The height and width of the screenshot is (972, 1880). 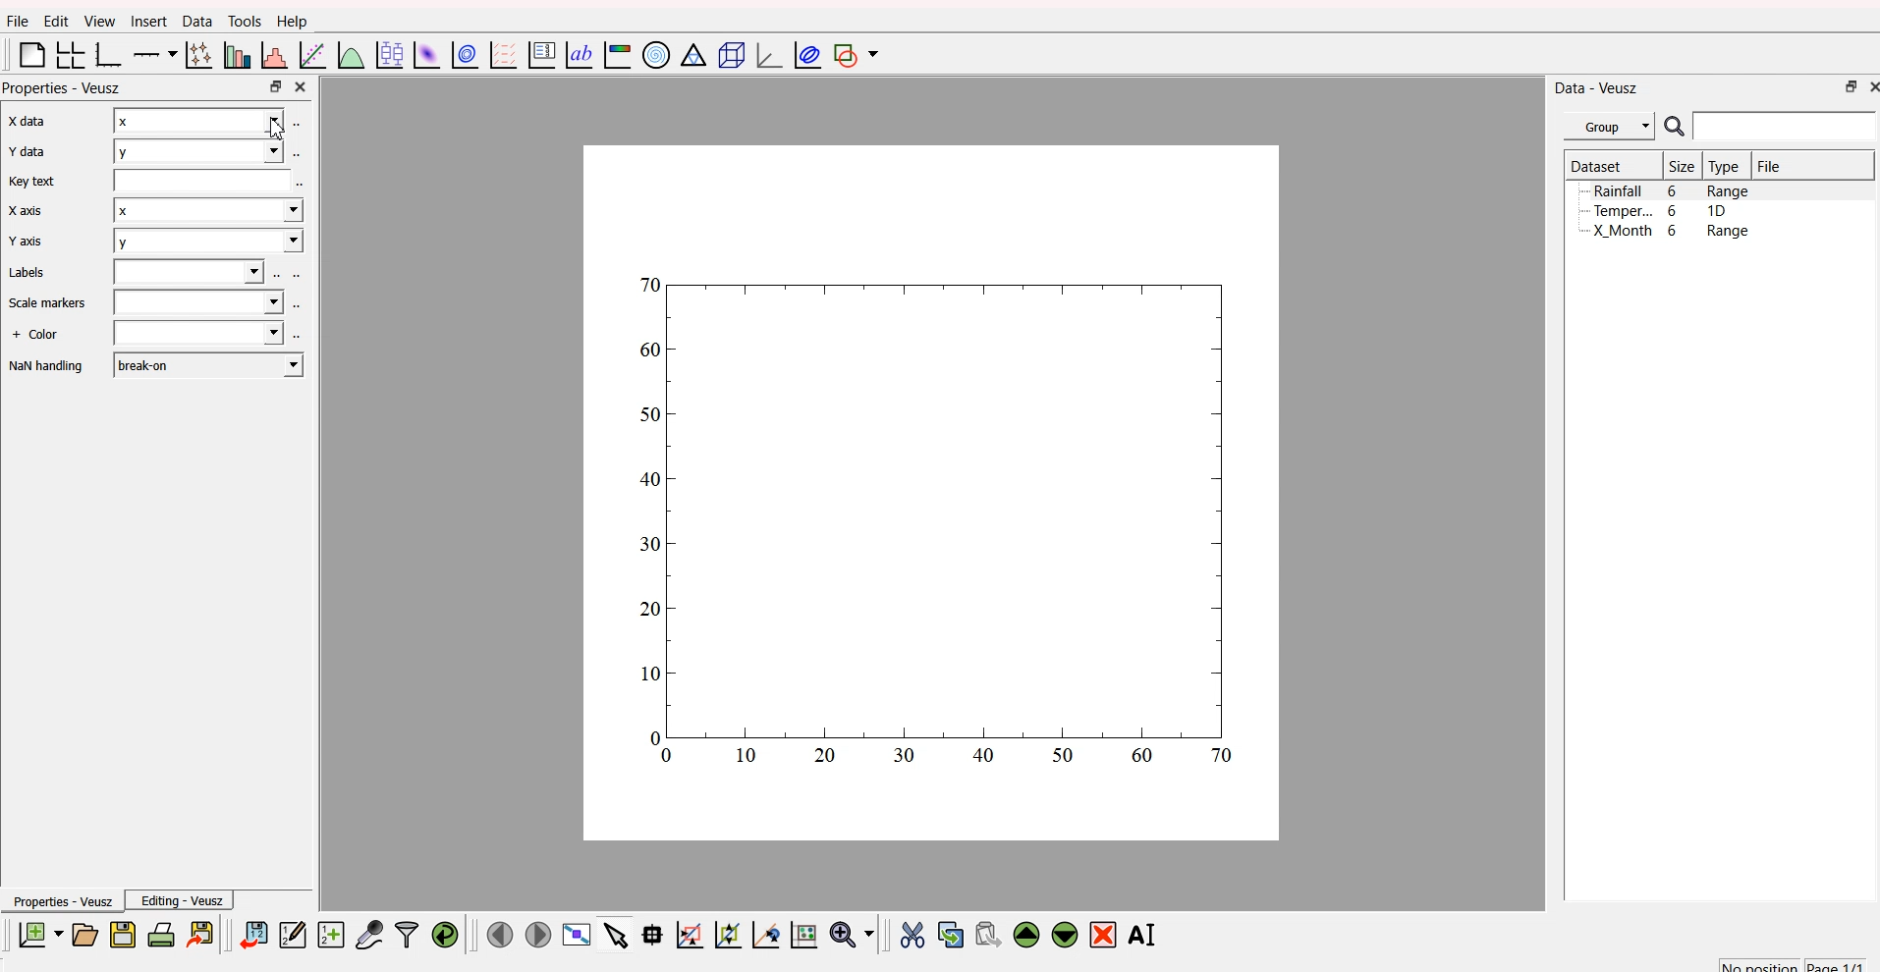 What do you see at coordinates (932, 496) in the screenshot?
I see `canvas` at bounding box center [932, 496].